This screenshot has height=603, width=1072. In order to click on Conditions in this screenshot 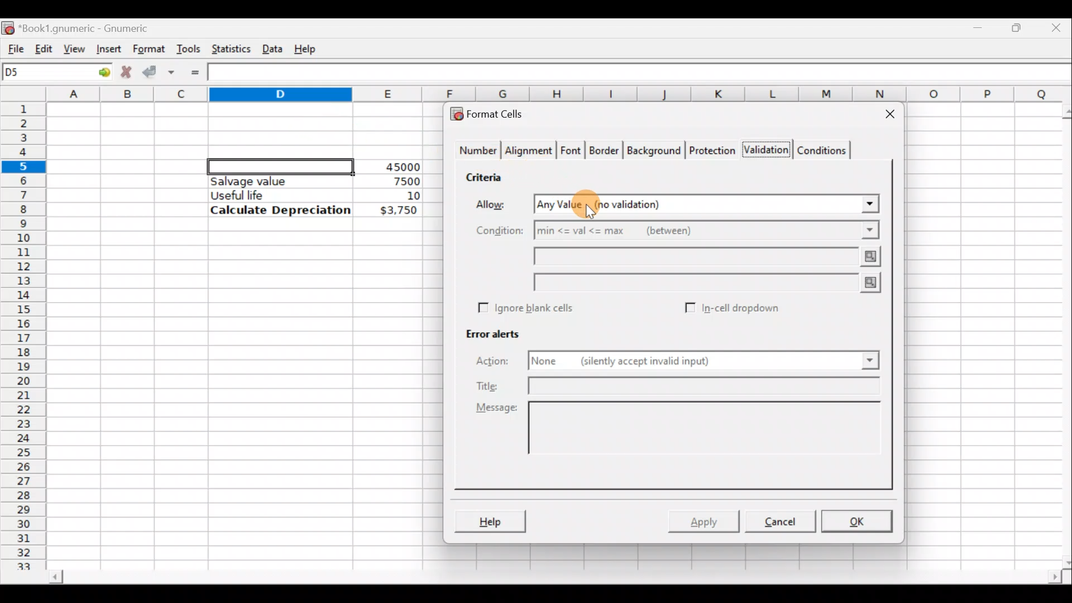, I will do `click(821, 150)`.